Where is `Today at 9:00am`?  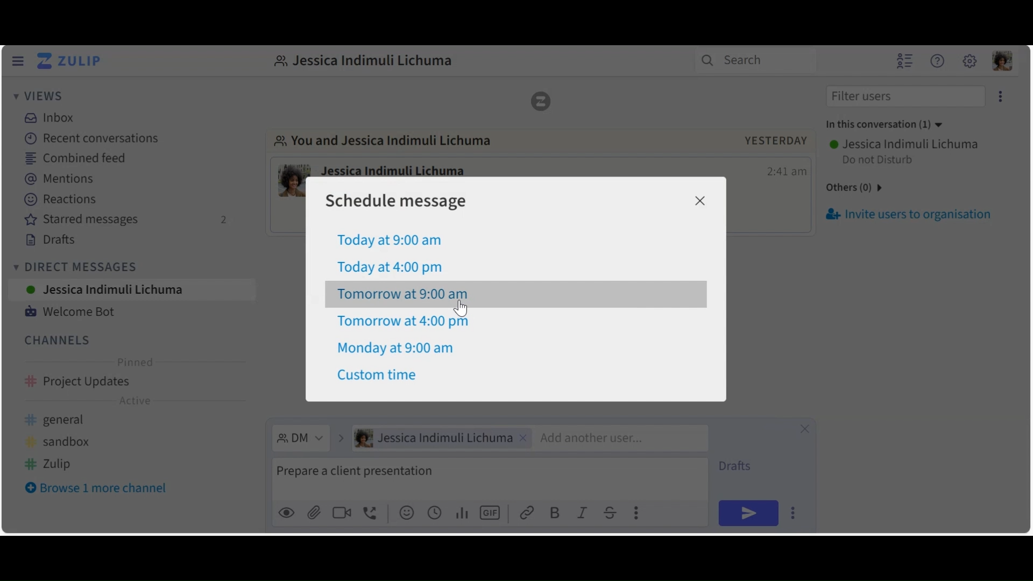
Today at 9:00am is located at coordinates (390, 240).